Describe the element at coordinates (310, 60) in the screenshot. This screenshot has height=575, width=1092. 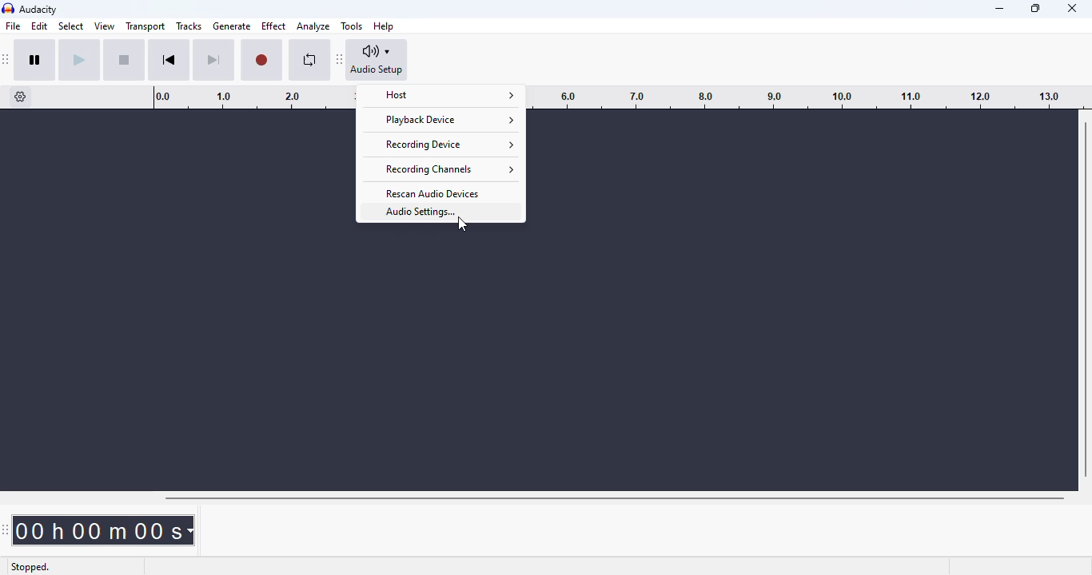
I see `enable looping` at that location.